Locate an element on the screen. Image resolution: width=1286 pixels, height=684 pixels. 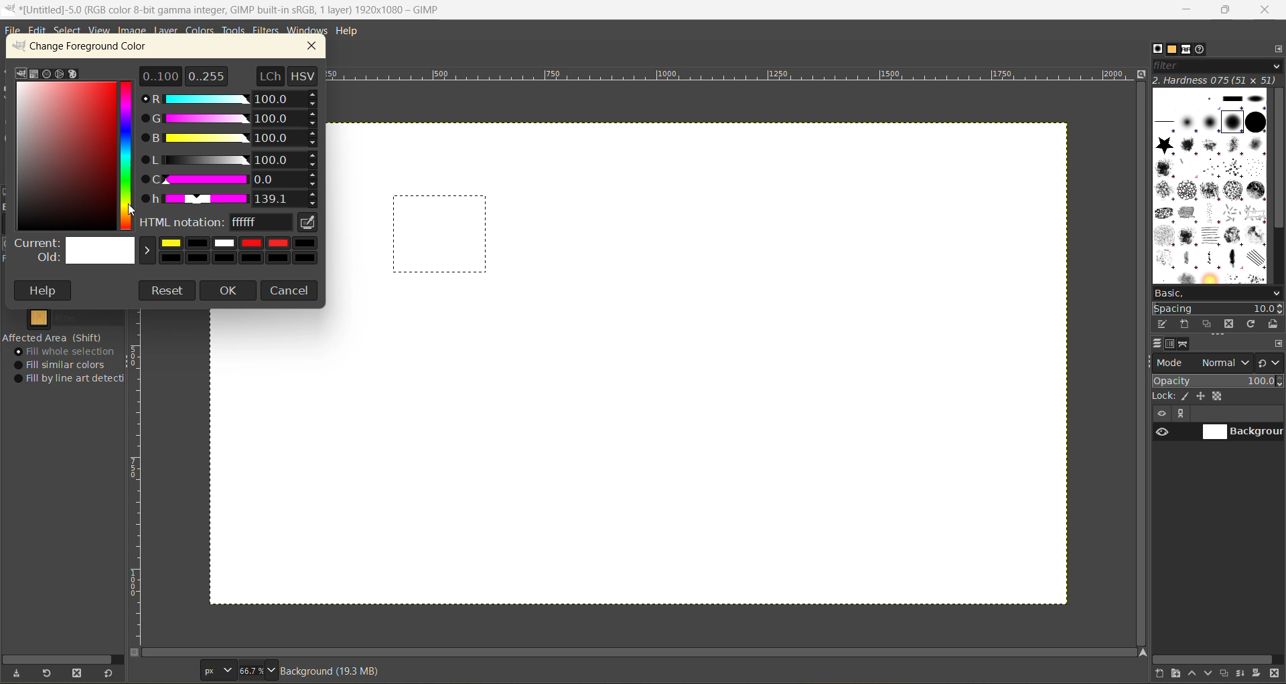
add a mask is located at coordinates (1257, 674).